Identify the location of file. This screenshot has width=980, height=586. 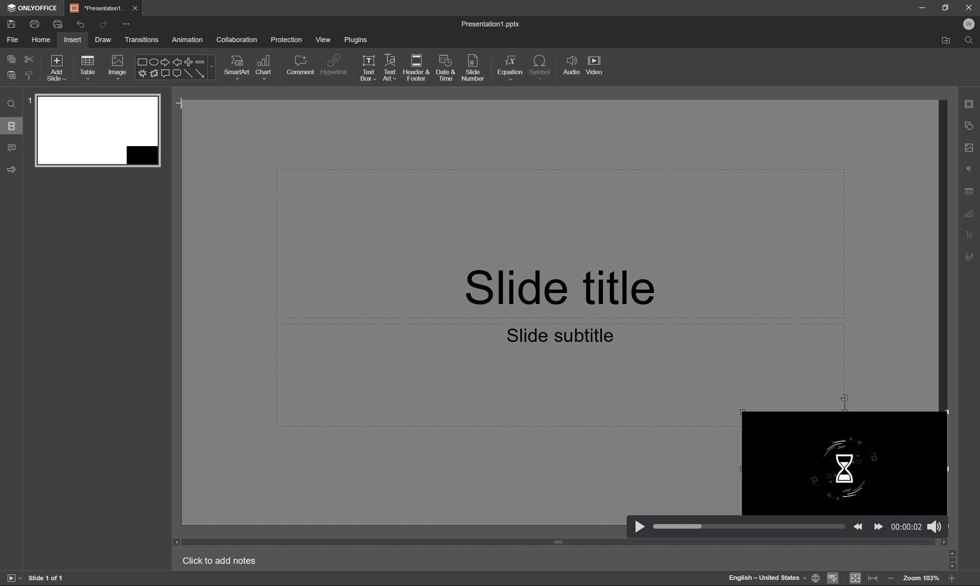
(11, 39).